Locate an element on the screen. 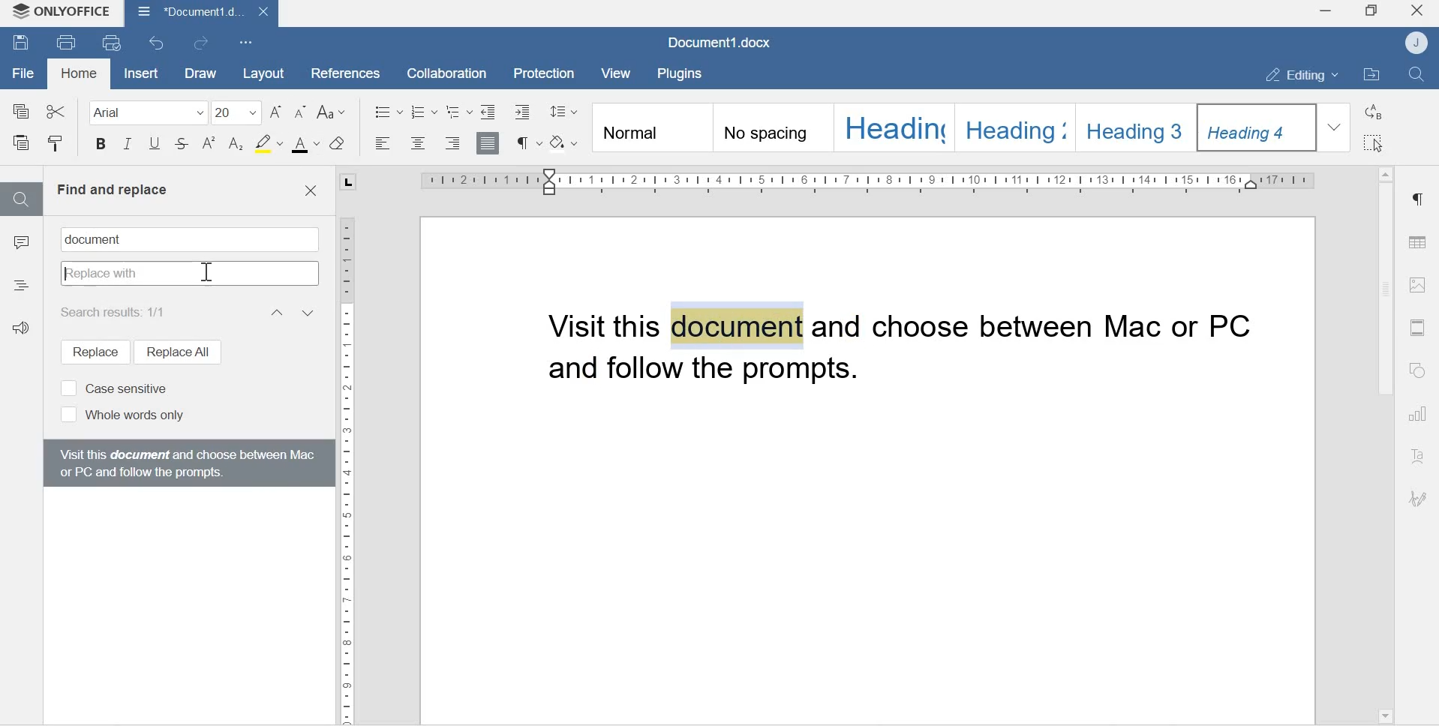 This screenshot has width=1439, height=726. Heading 2 is located at coordinates (1017, 126).